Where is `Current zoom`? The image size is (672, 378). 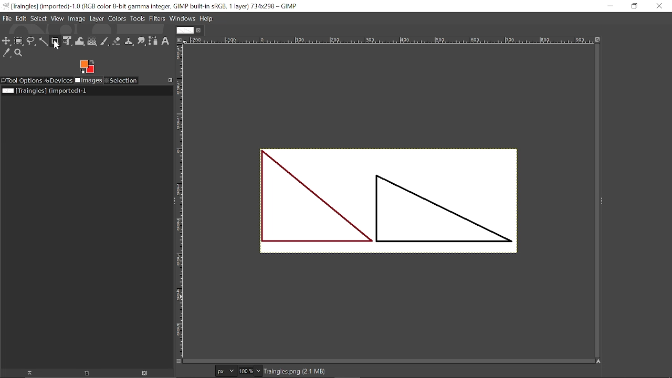
Current zoom is located at coordinates (245, 371).